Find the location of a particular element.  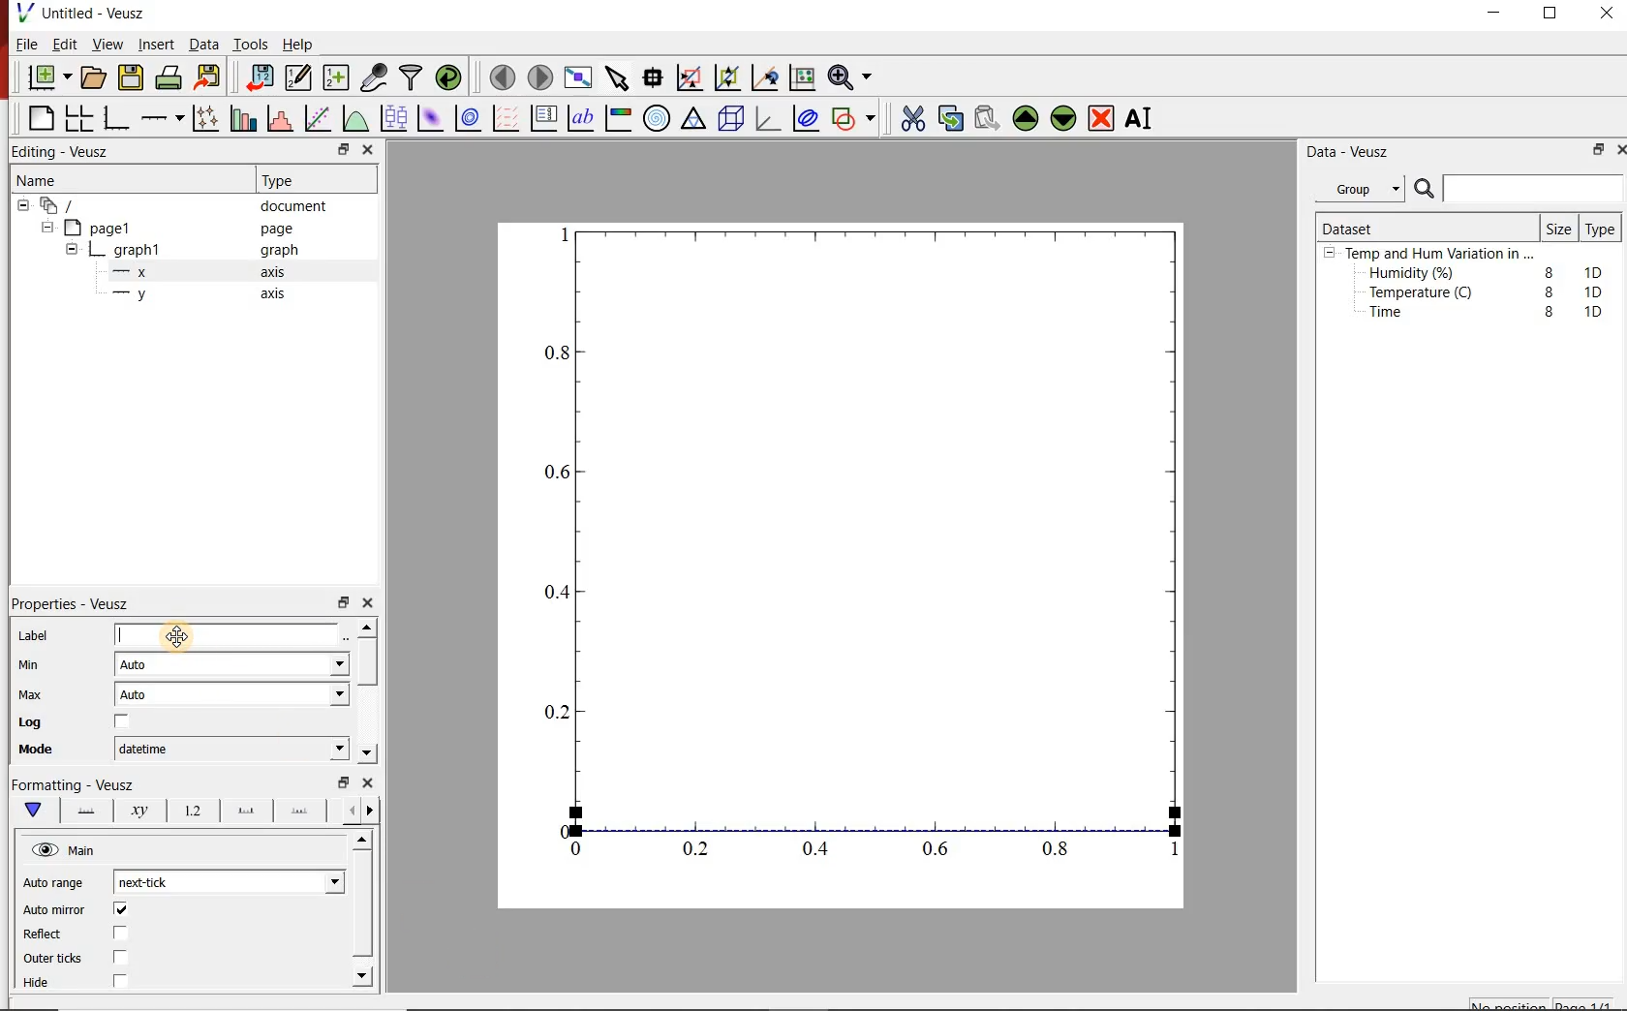

import data into Veusz is located at coordinates (259, 76).